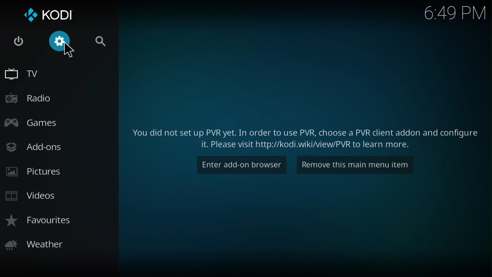 Image resolution: width=492 pixels, height=277 pixels. Describe the element at coordinates (33, 100) in the screenshot. I see `Radio` at that location.